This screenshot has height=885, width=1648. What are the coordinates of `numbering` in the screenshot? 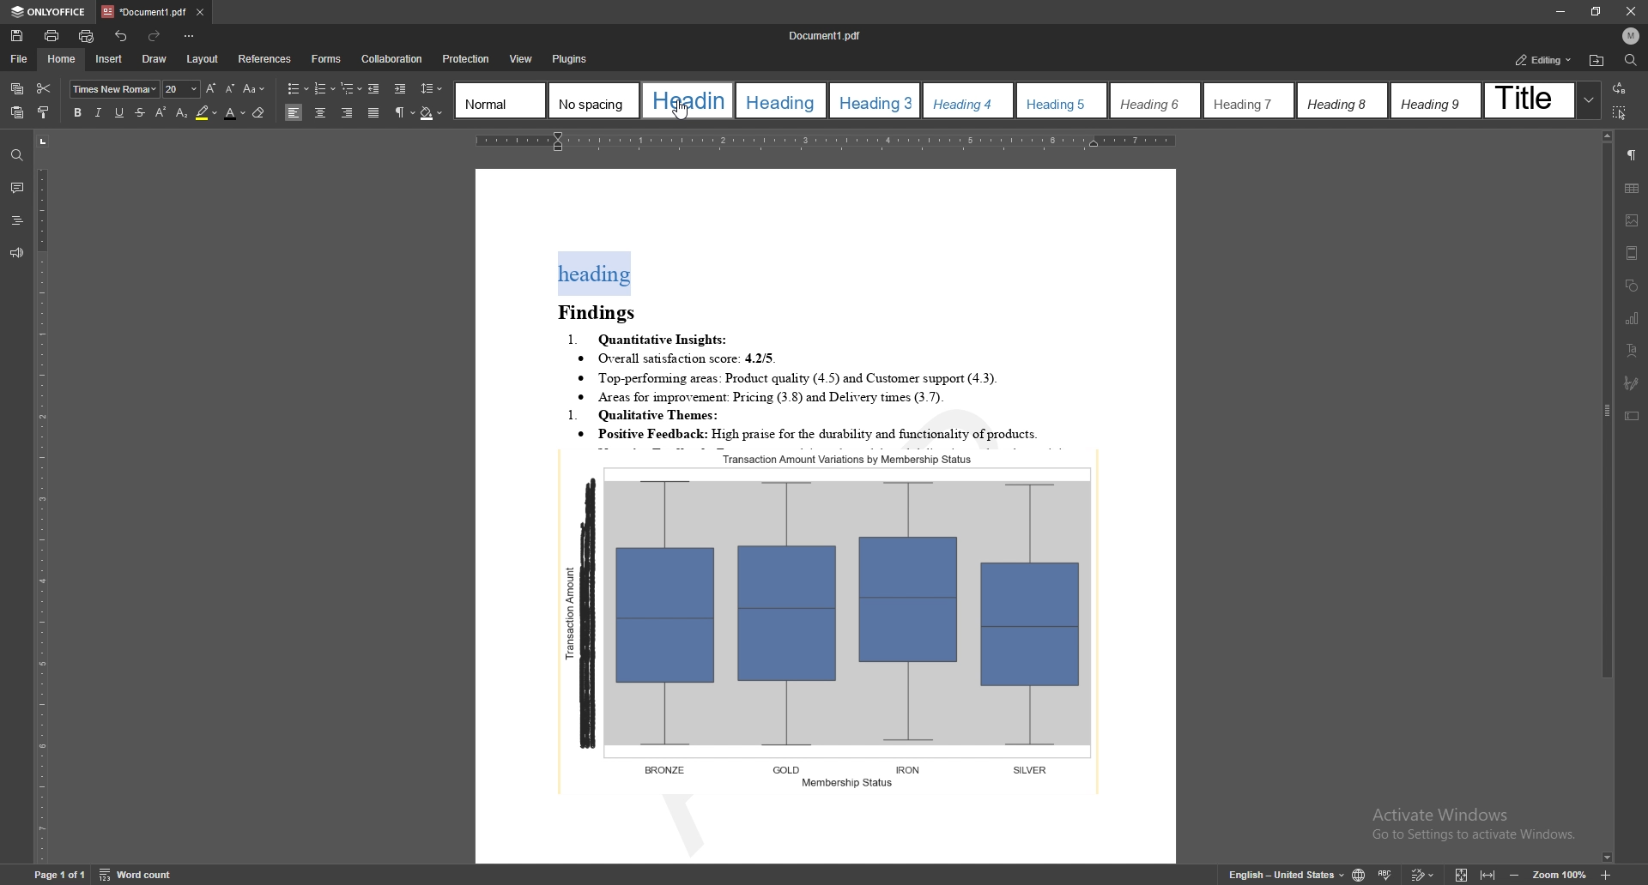 It's located at (325, 88).